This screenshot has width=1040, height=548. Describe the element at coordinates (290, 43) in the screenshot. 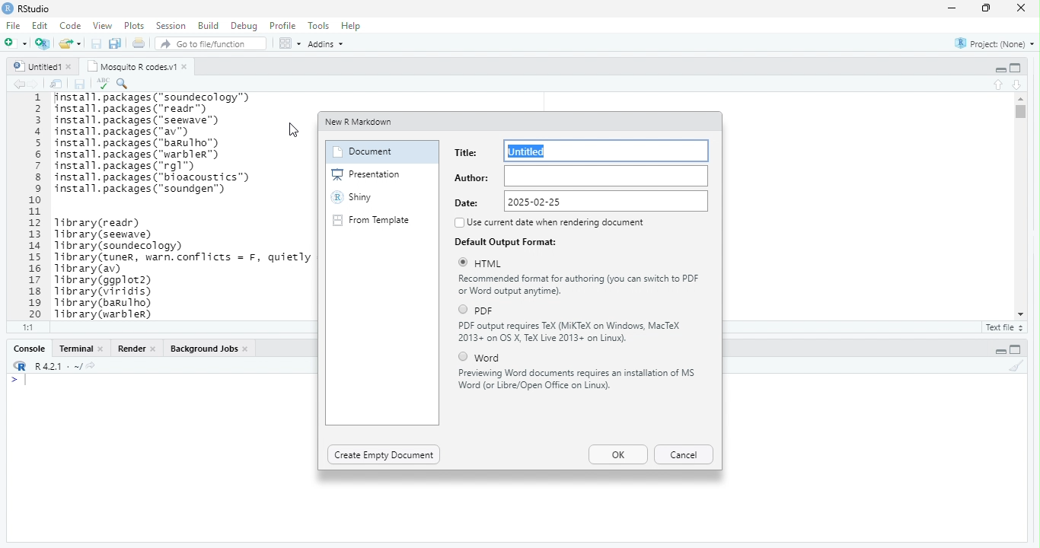

I see `grid` at that location.